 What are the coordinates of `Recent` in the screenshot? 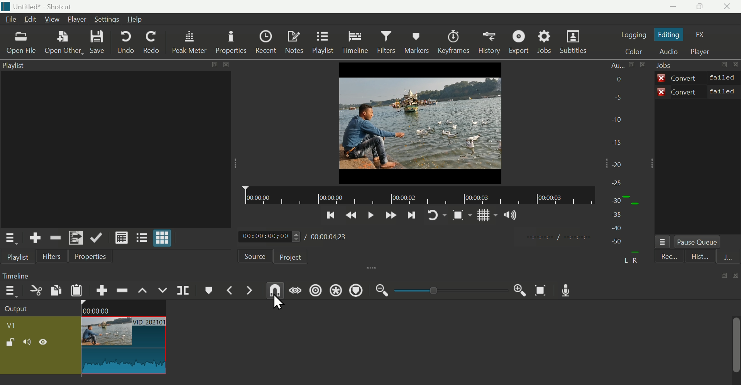 It's located at (265, 42).